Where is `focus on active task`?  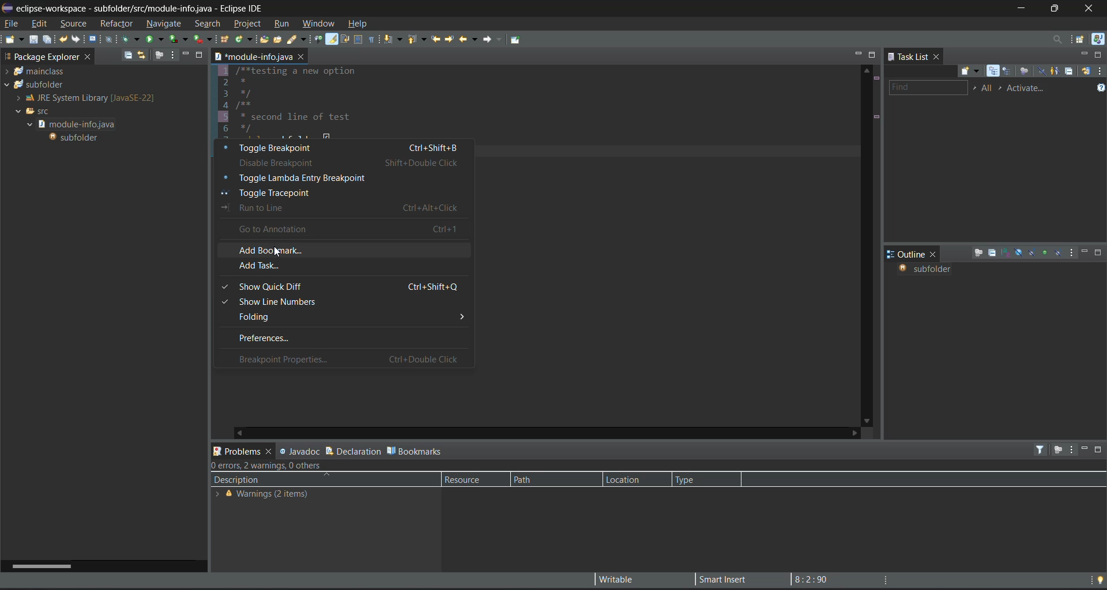
focus on active task is located at coordinates (978, 254).